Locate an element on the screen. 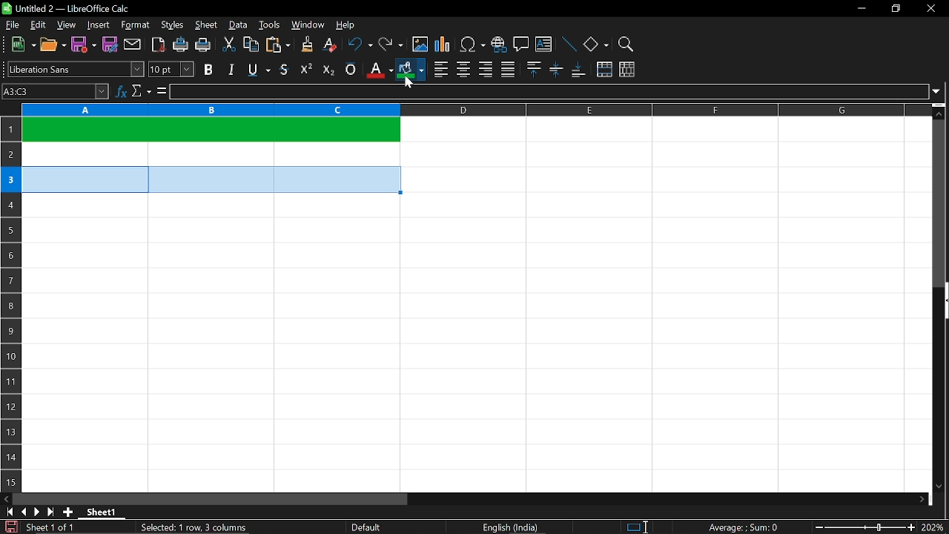 Image resolution: width=949 pixels, height=534 pixels. move left is located at coordinates (6, 499).